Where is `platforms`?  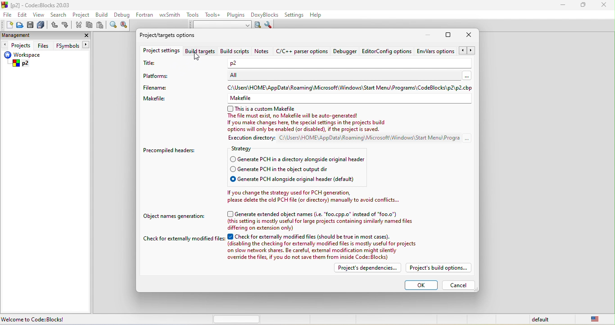 platforms is located at coordinates (163, 76).